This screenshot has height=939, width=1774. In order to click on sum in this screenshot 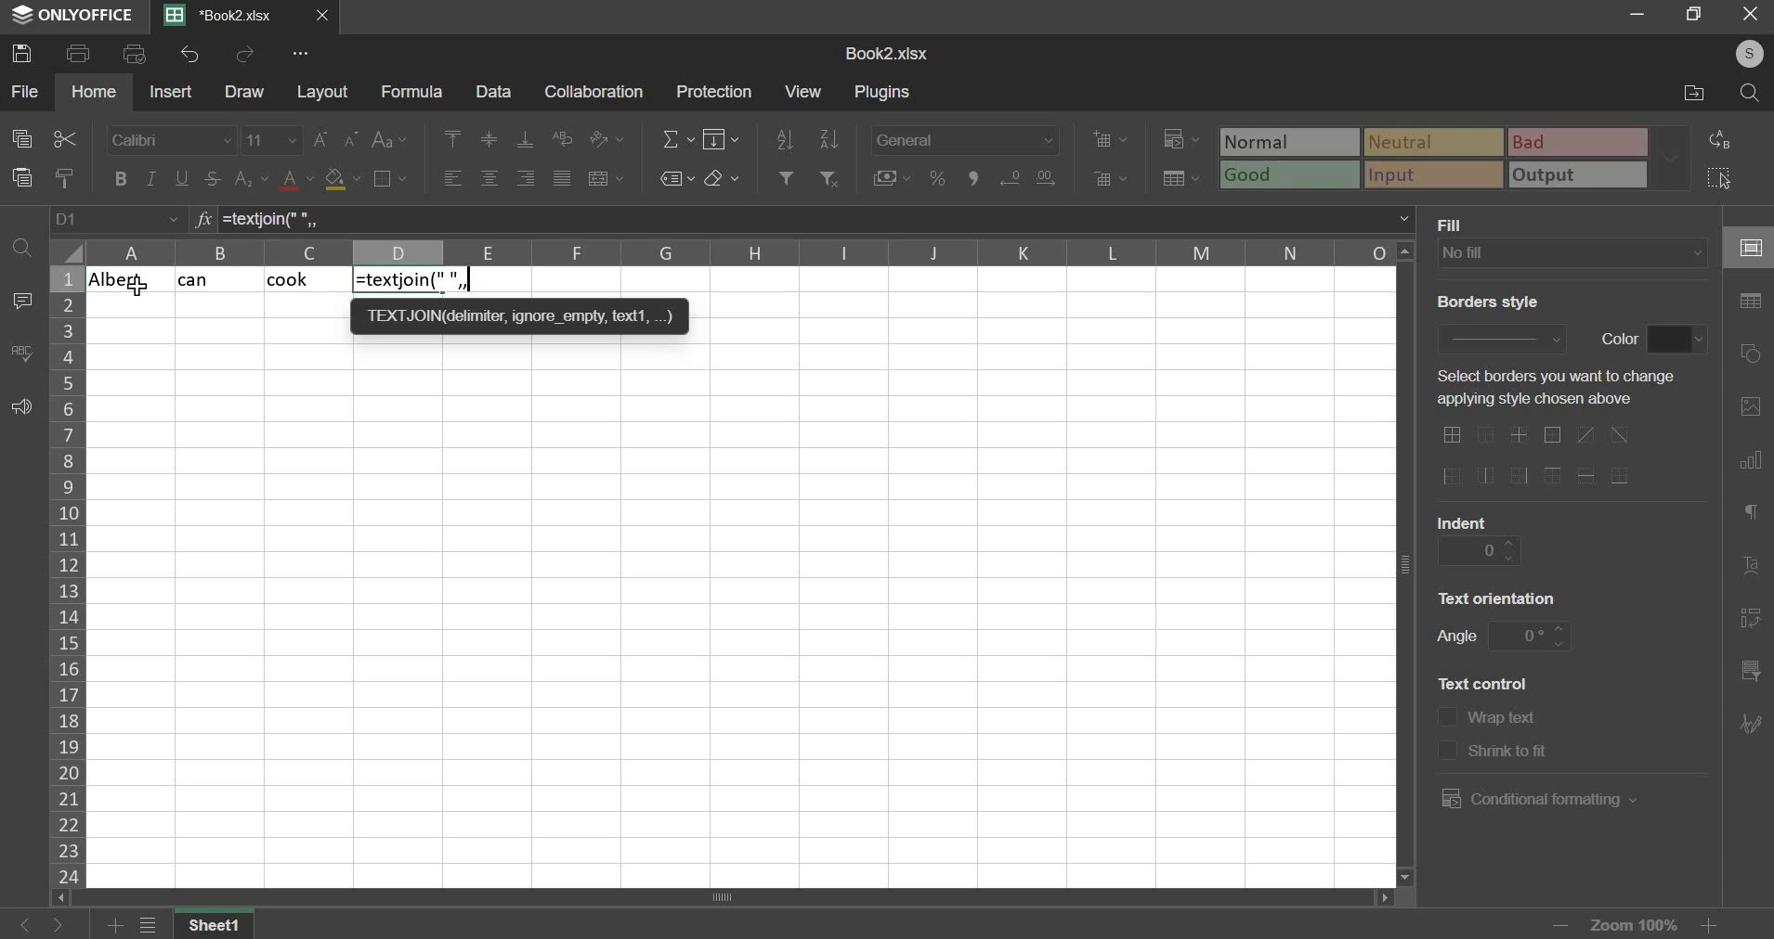, I will do `click(678, 137)`.